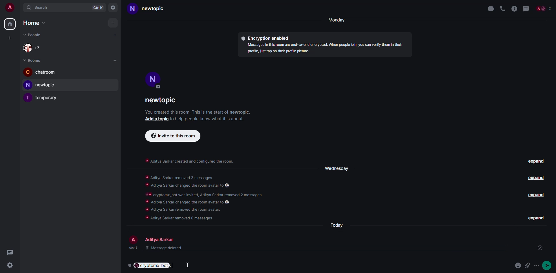 Image resolution: width=556 pixels, height=273 pixels. I want to click on home, so click(33, 23).